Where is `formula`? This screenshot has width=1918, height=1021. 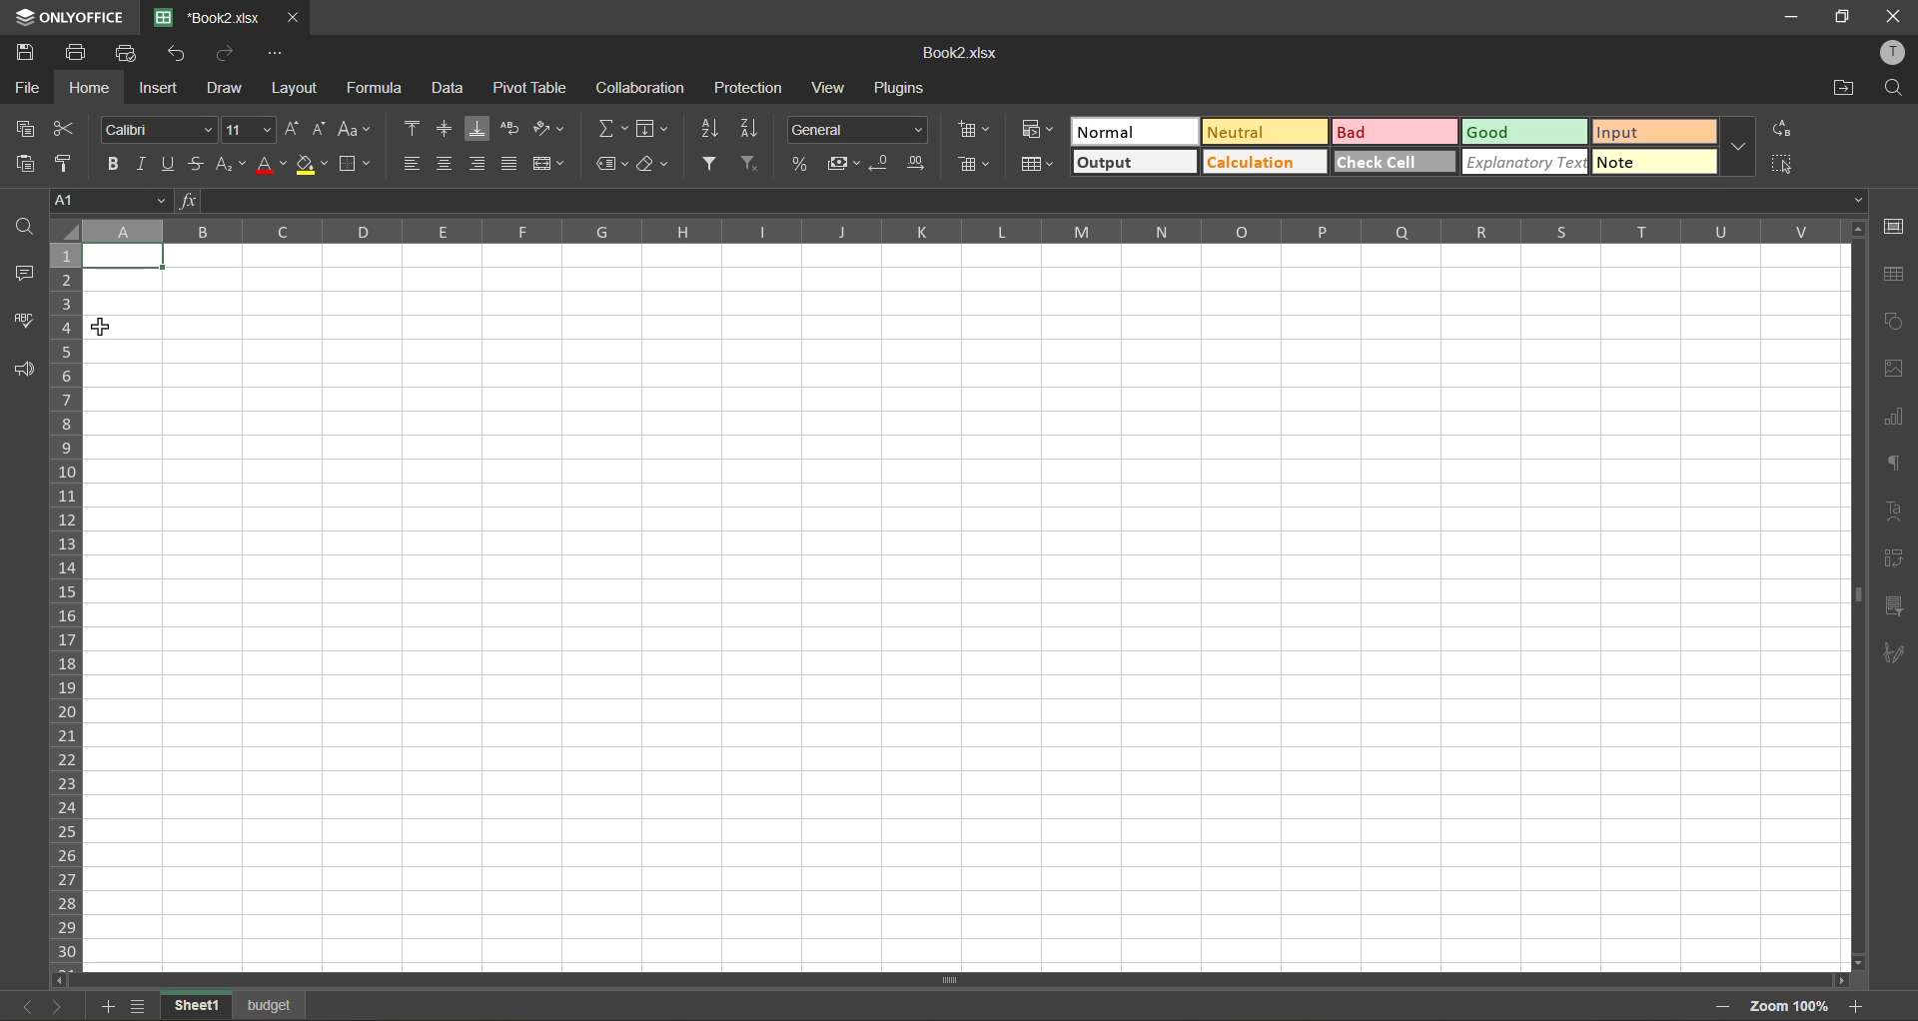 formula is located at coordinates (376, 88).